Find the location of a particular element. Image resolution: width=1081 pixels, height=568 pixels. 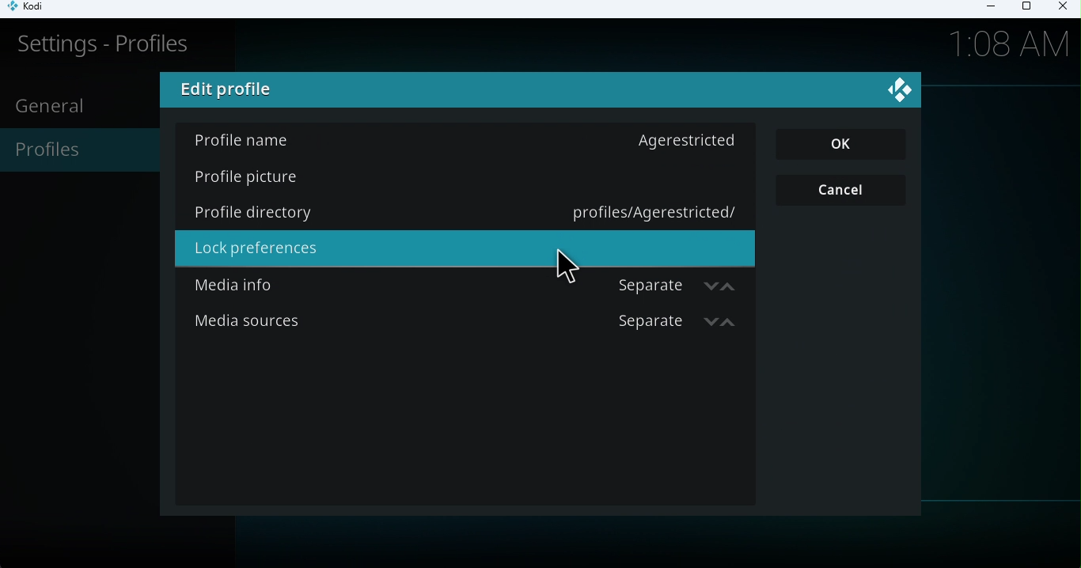

Cancel is located at coordinates (844, 191).